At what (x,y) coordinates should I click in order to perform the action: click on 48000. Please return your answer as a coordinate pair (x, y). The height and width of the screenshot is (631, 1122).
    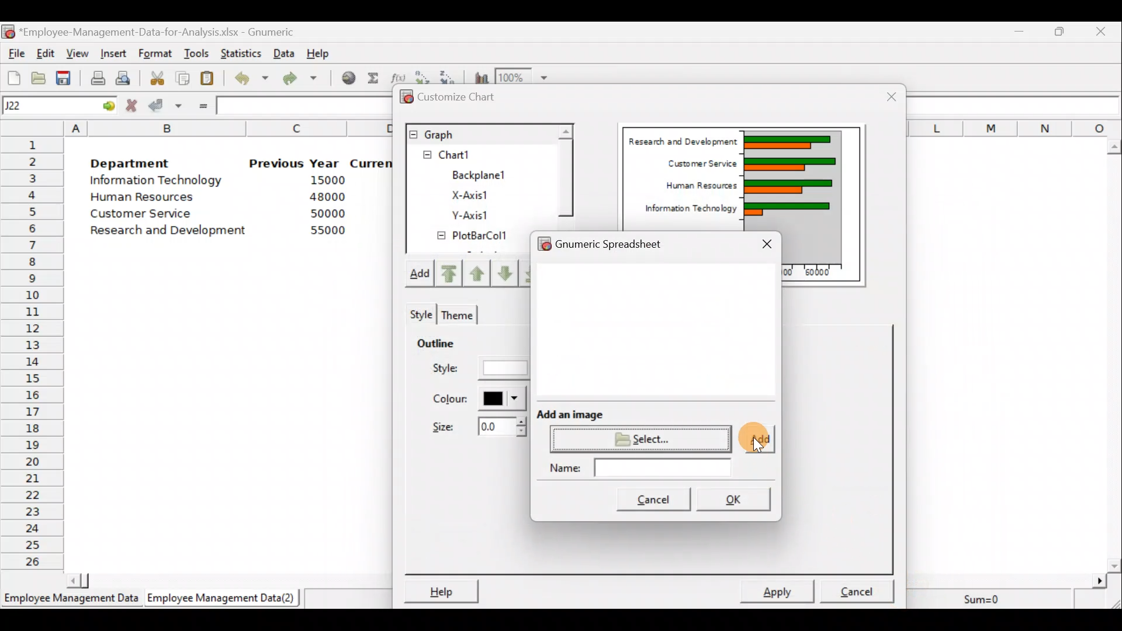
    Looking at the image, I should click on (327, 198).